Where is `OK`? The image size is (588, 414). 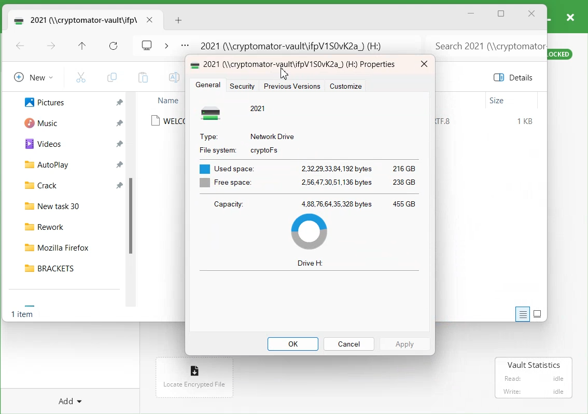
OK is located at coordinates (293, 344).